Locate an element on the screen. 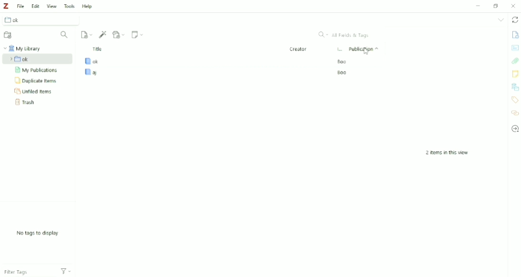 This screenshot has width=521, height=277. View is located at coordinates (52, 6).